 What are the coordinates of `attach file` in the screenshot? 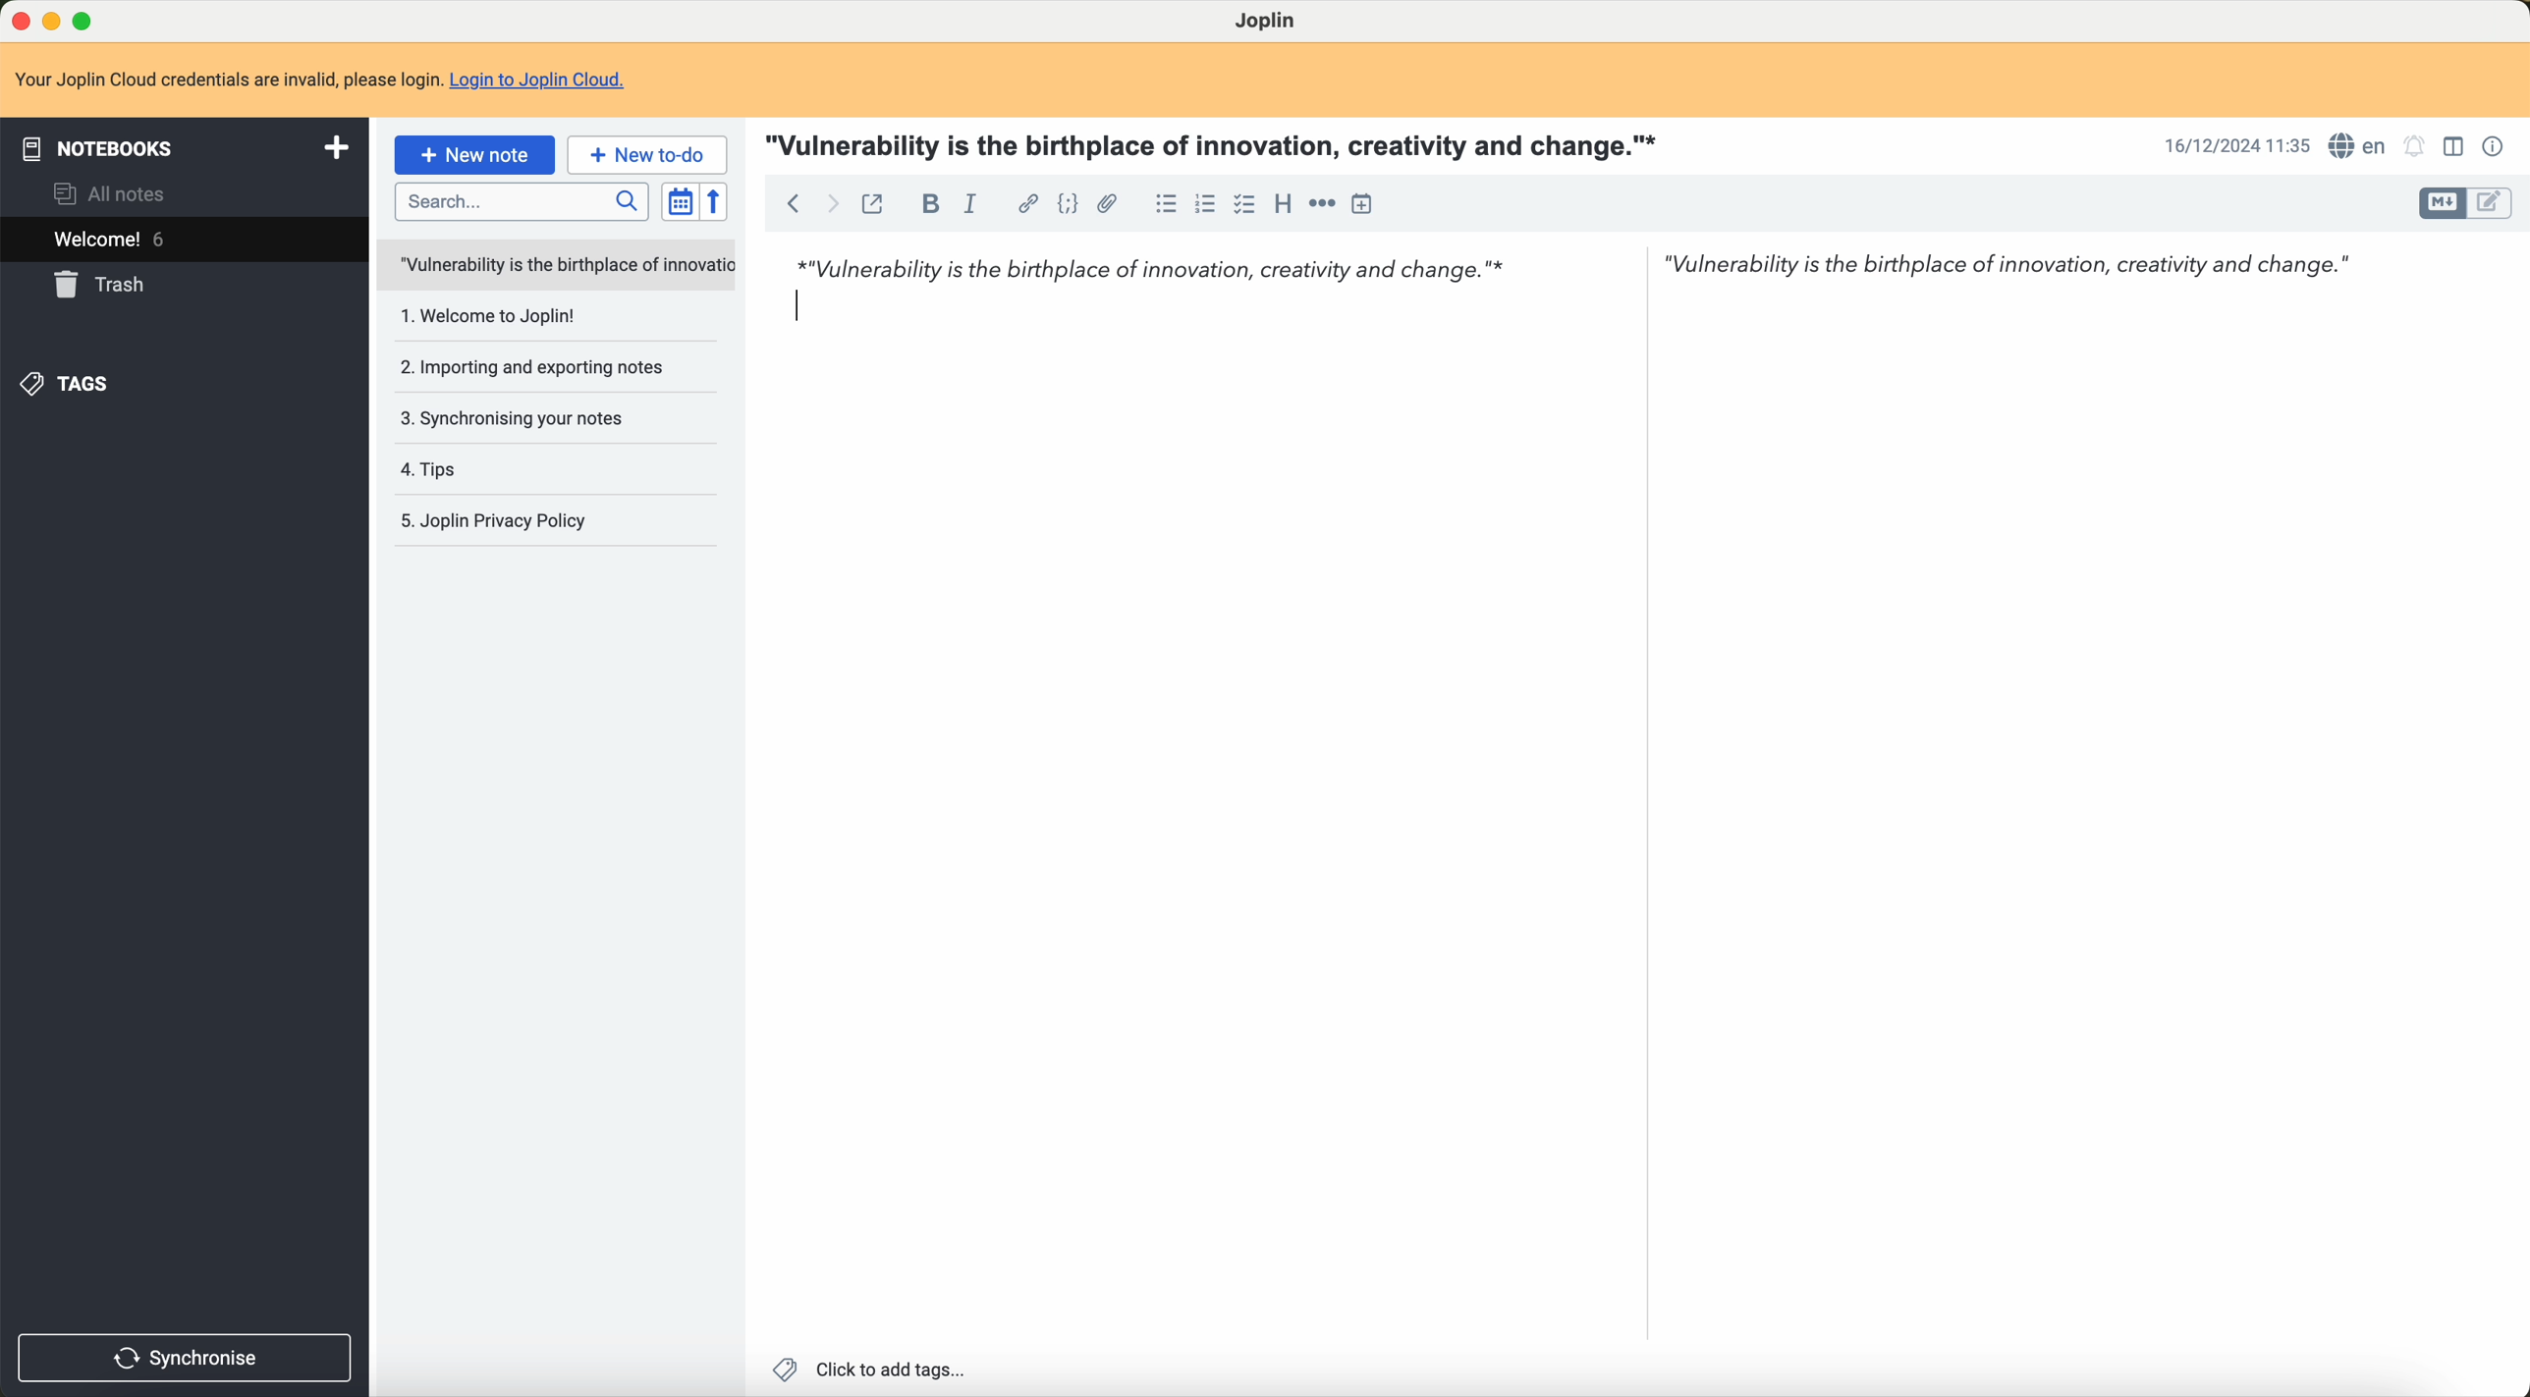 It's located at (1108, 203).